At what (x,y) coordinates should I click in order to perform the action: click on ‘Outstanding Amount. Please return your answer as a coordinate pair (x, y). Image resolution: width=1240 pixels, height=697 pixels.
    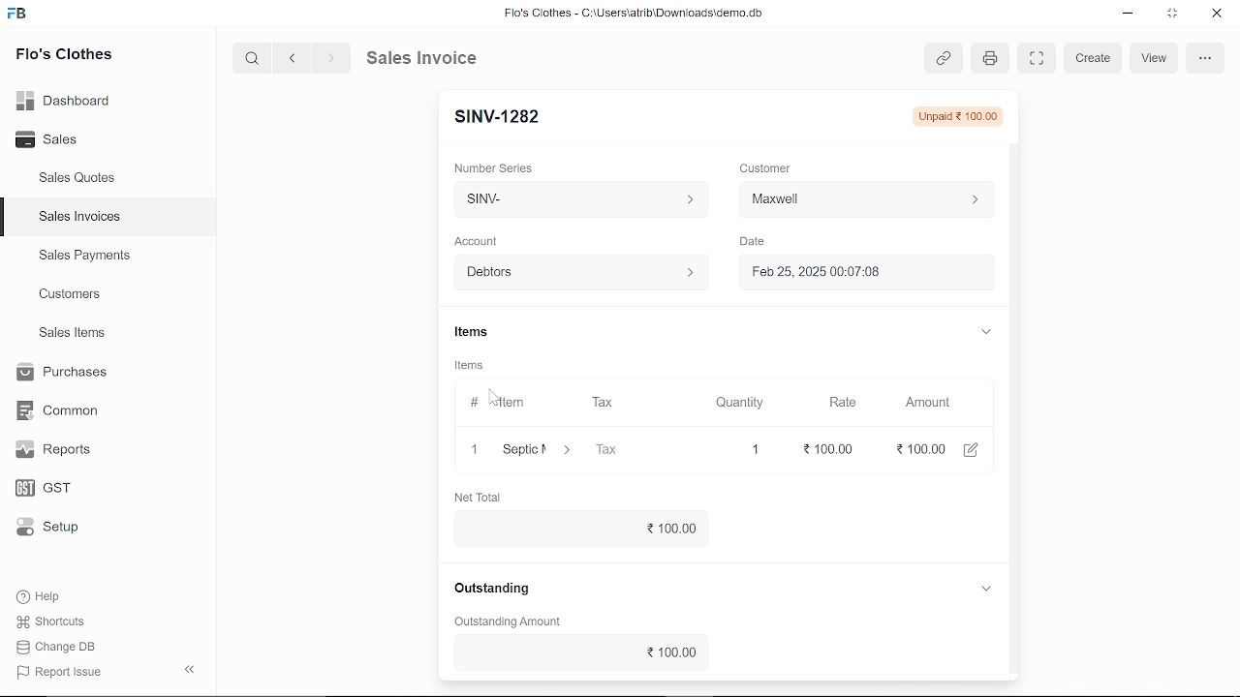
    Looking at the image, I should click on (508, 621).